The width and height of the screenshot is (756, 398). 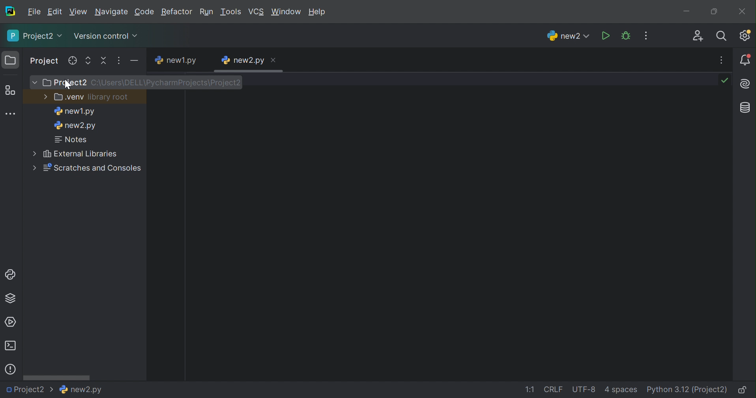 What do you see at coordinates (10, 90) in the screenshot?
I see `Structure` at bounding box center [10, 90].